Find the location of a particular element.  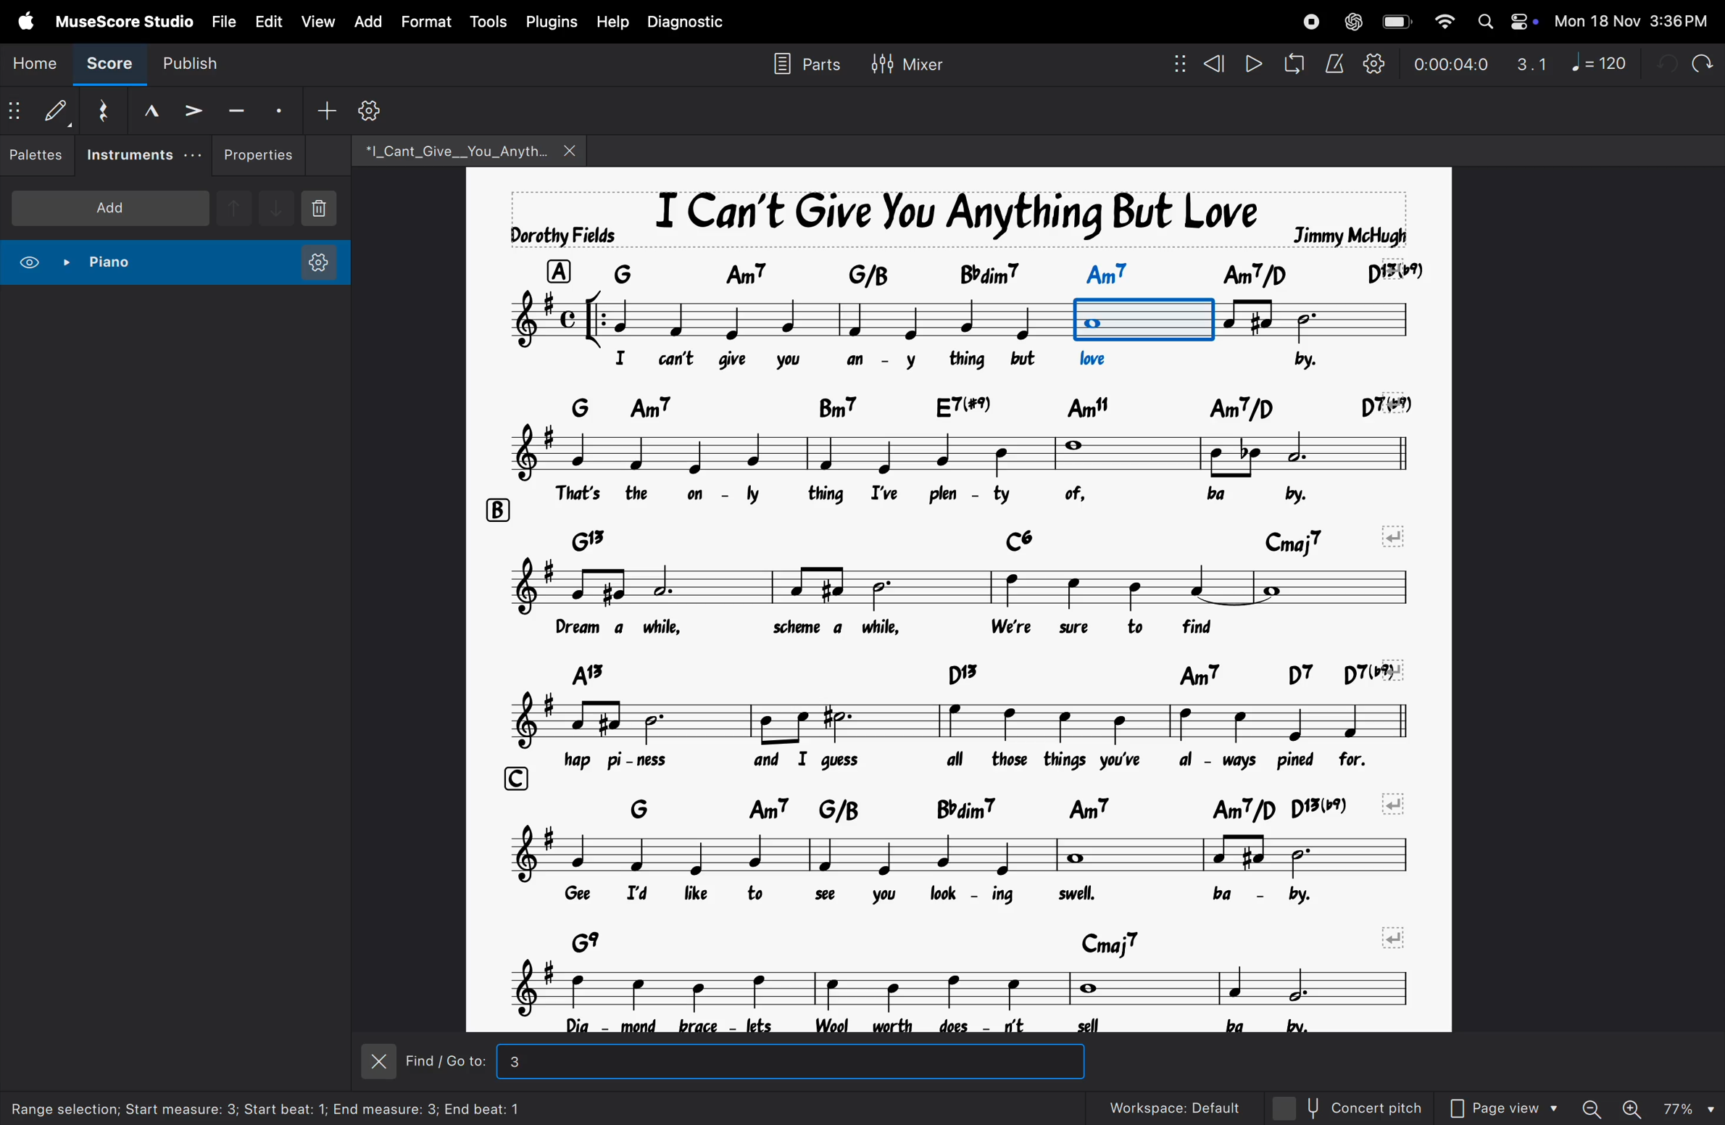

chatgpt is located at coordinates (1351, 22).